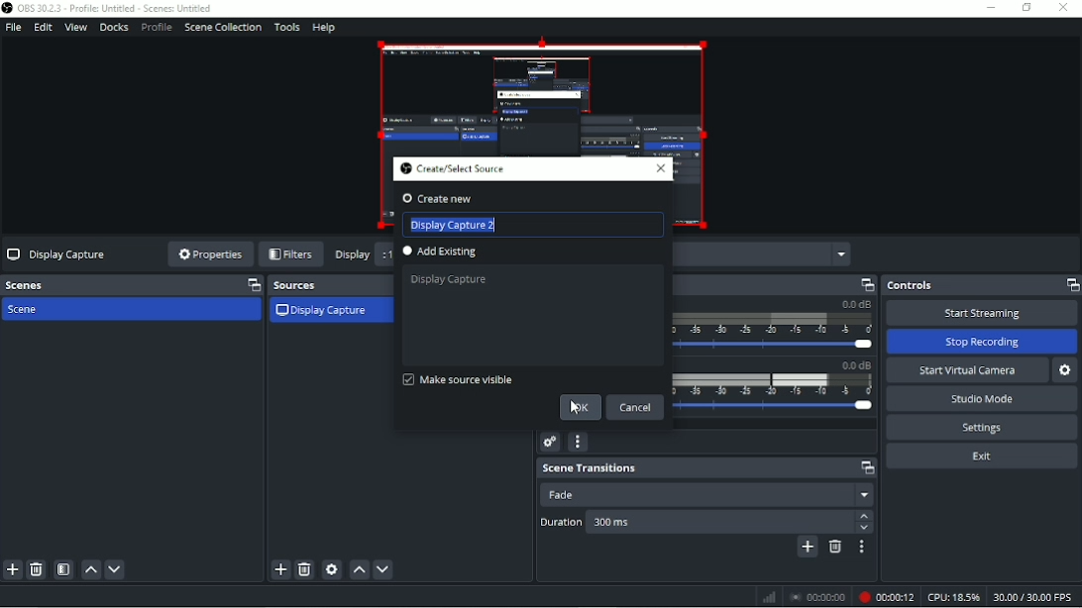 The image size is (1082, 608). Describe the element at coordinates (156, 27) in the screenshot. I see `Profile` at that location.